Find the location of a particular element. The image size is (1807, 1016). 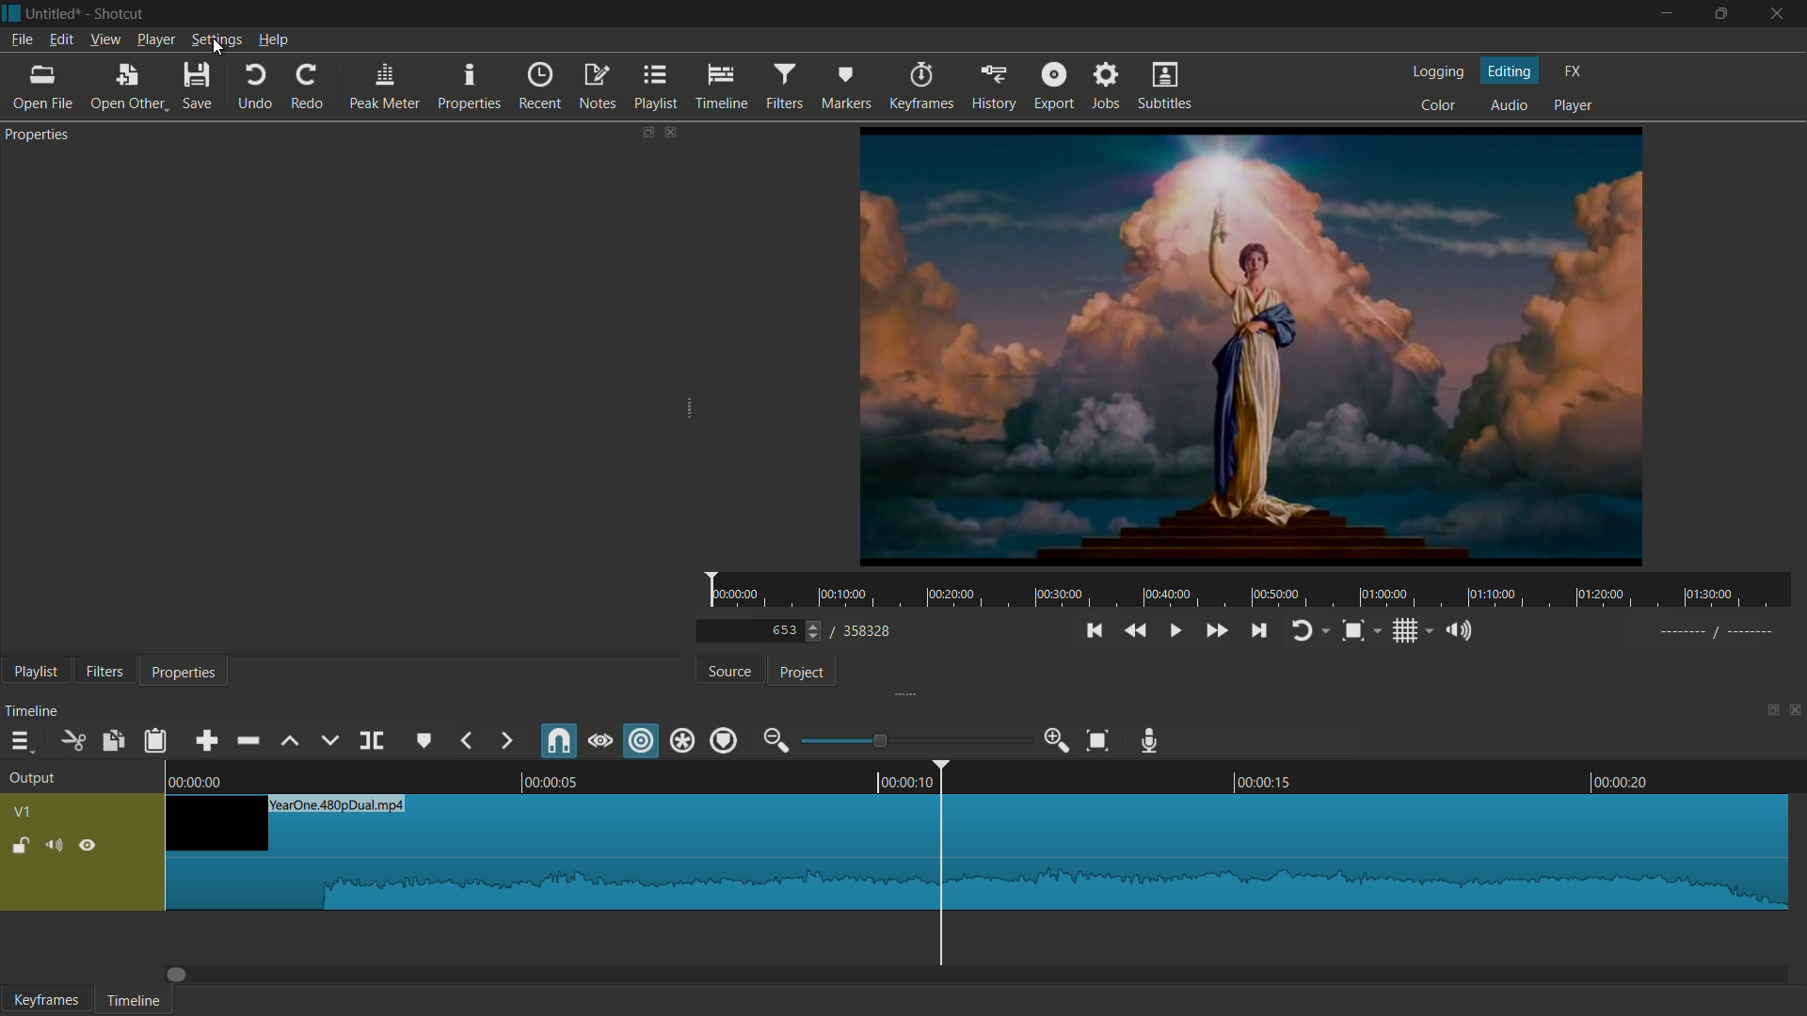

copy is located at coordinates (118, 740).